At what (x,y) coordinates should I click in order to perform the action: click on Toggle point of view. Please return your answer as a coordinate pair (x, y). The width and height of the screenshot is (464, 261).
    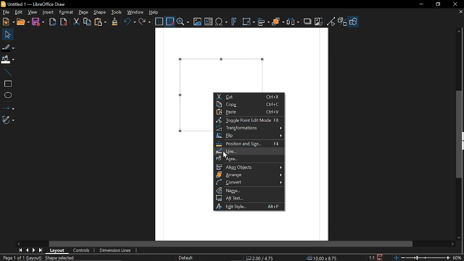
    Looking at the image, I should click on (331, 22).